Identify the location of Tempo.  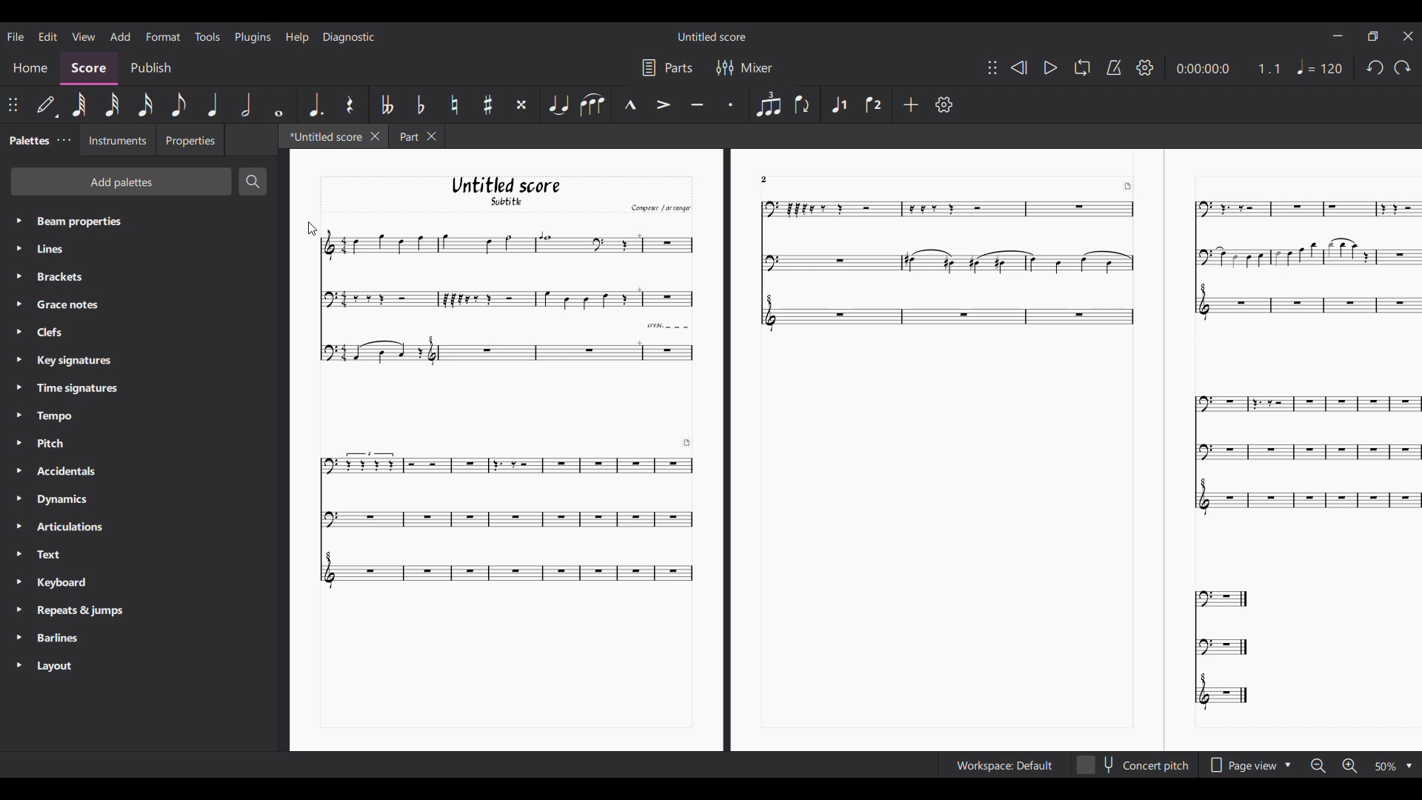
(1322, 67).